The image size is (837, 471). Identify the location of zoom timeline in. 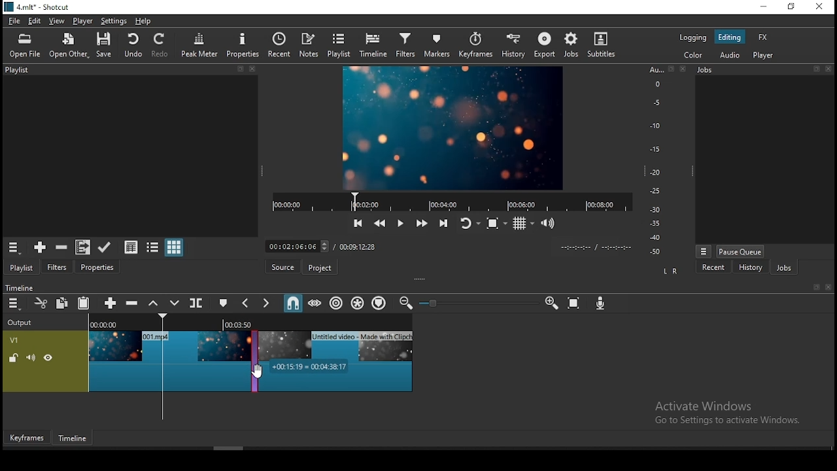
(551, 302).